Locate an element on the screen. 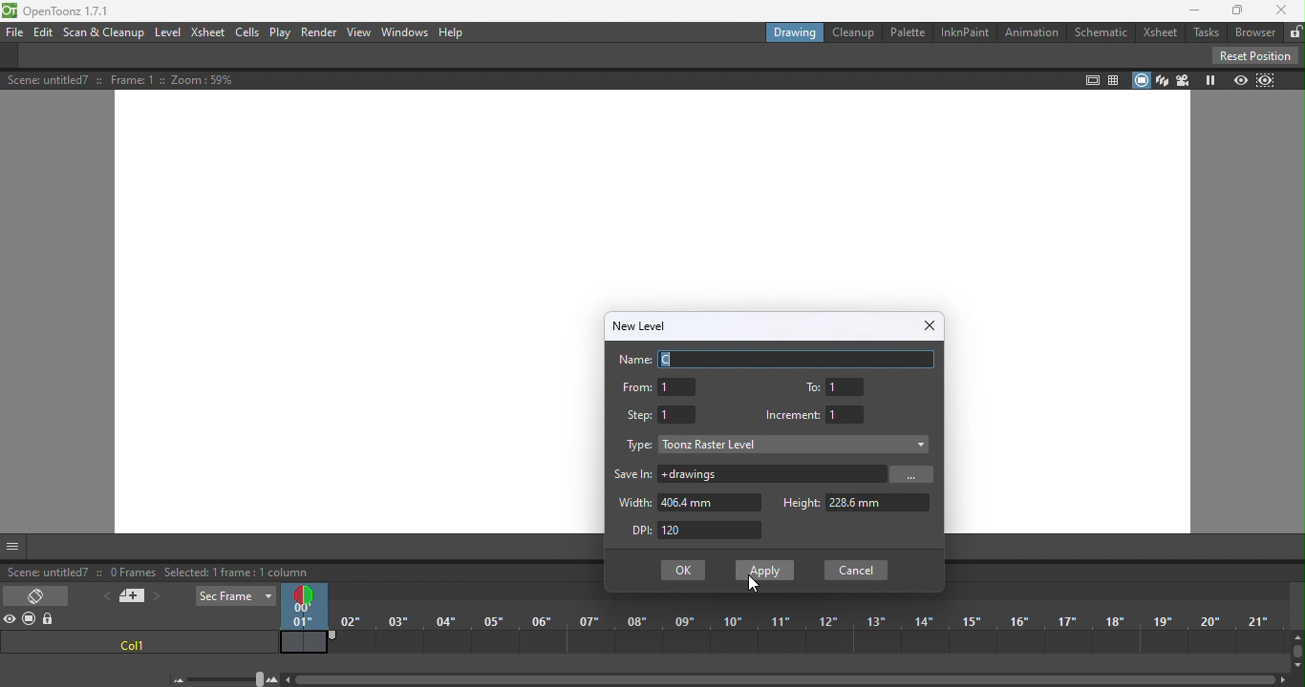  Browser is located at coordinates (1252, 33).